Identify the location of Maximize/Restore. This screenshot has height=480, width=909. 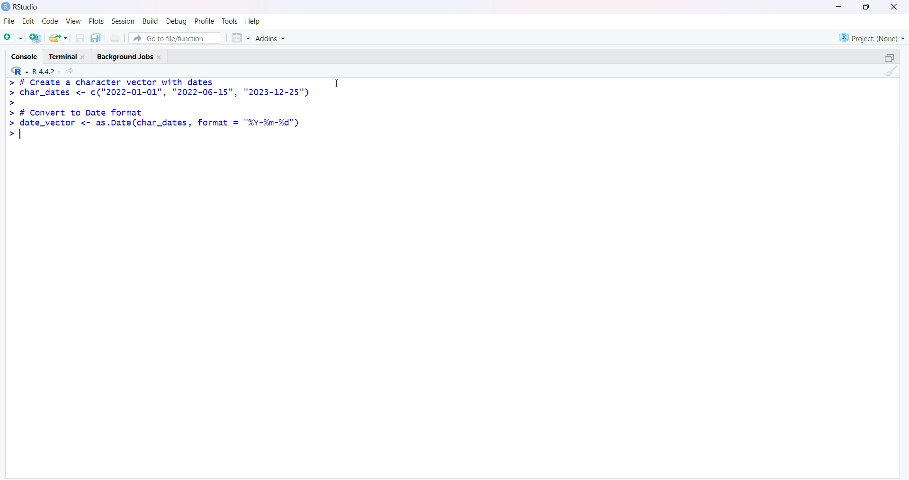
(889, 57).